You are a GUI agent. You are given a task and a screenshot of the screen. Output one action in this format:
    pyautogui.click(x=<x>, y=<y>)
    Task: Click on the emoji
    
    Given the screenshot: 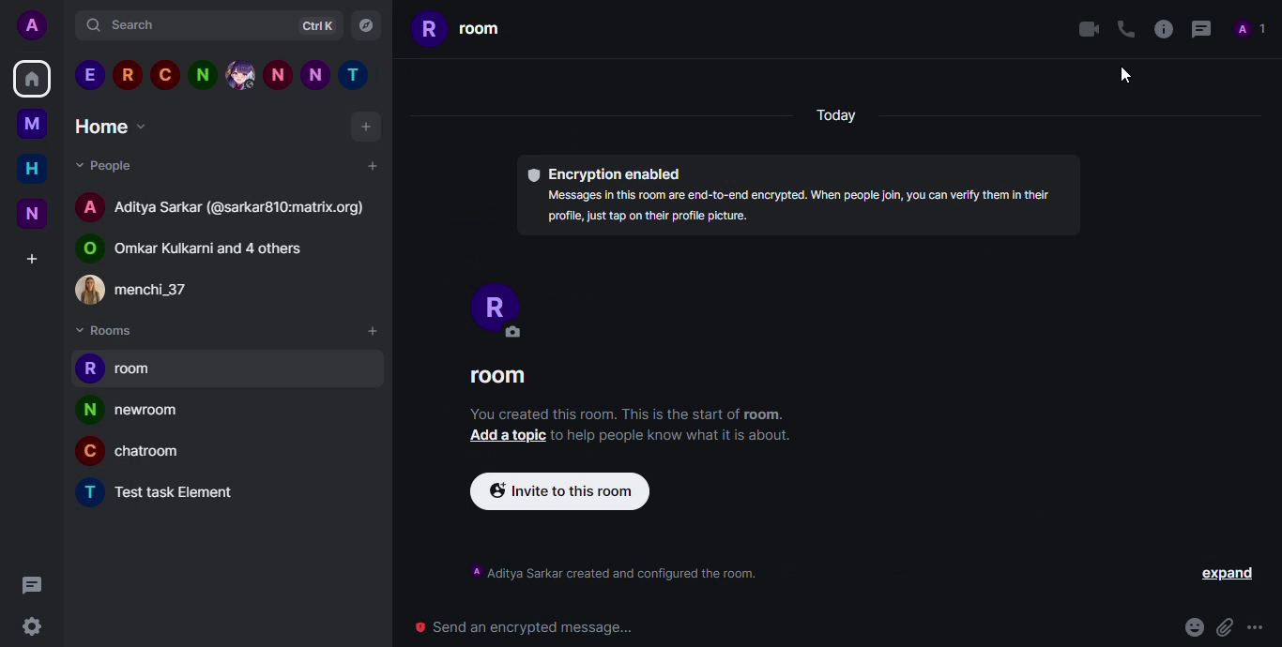 What is the action you would take?
    pyautogui.click(x=1193, y=627)
    